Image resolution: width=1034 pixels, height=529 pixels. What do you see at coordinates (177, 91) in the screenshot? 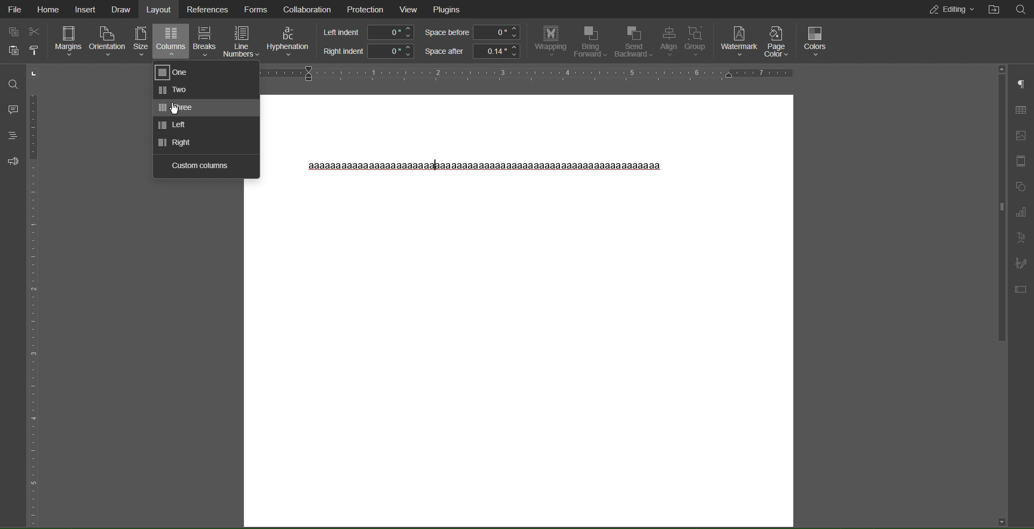
I see `Two` at bounding box center [177, 91].